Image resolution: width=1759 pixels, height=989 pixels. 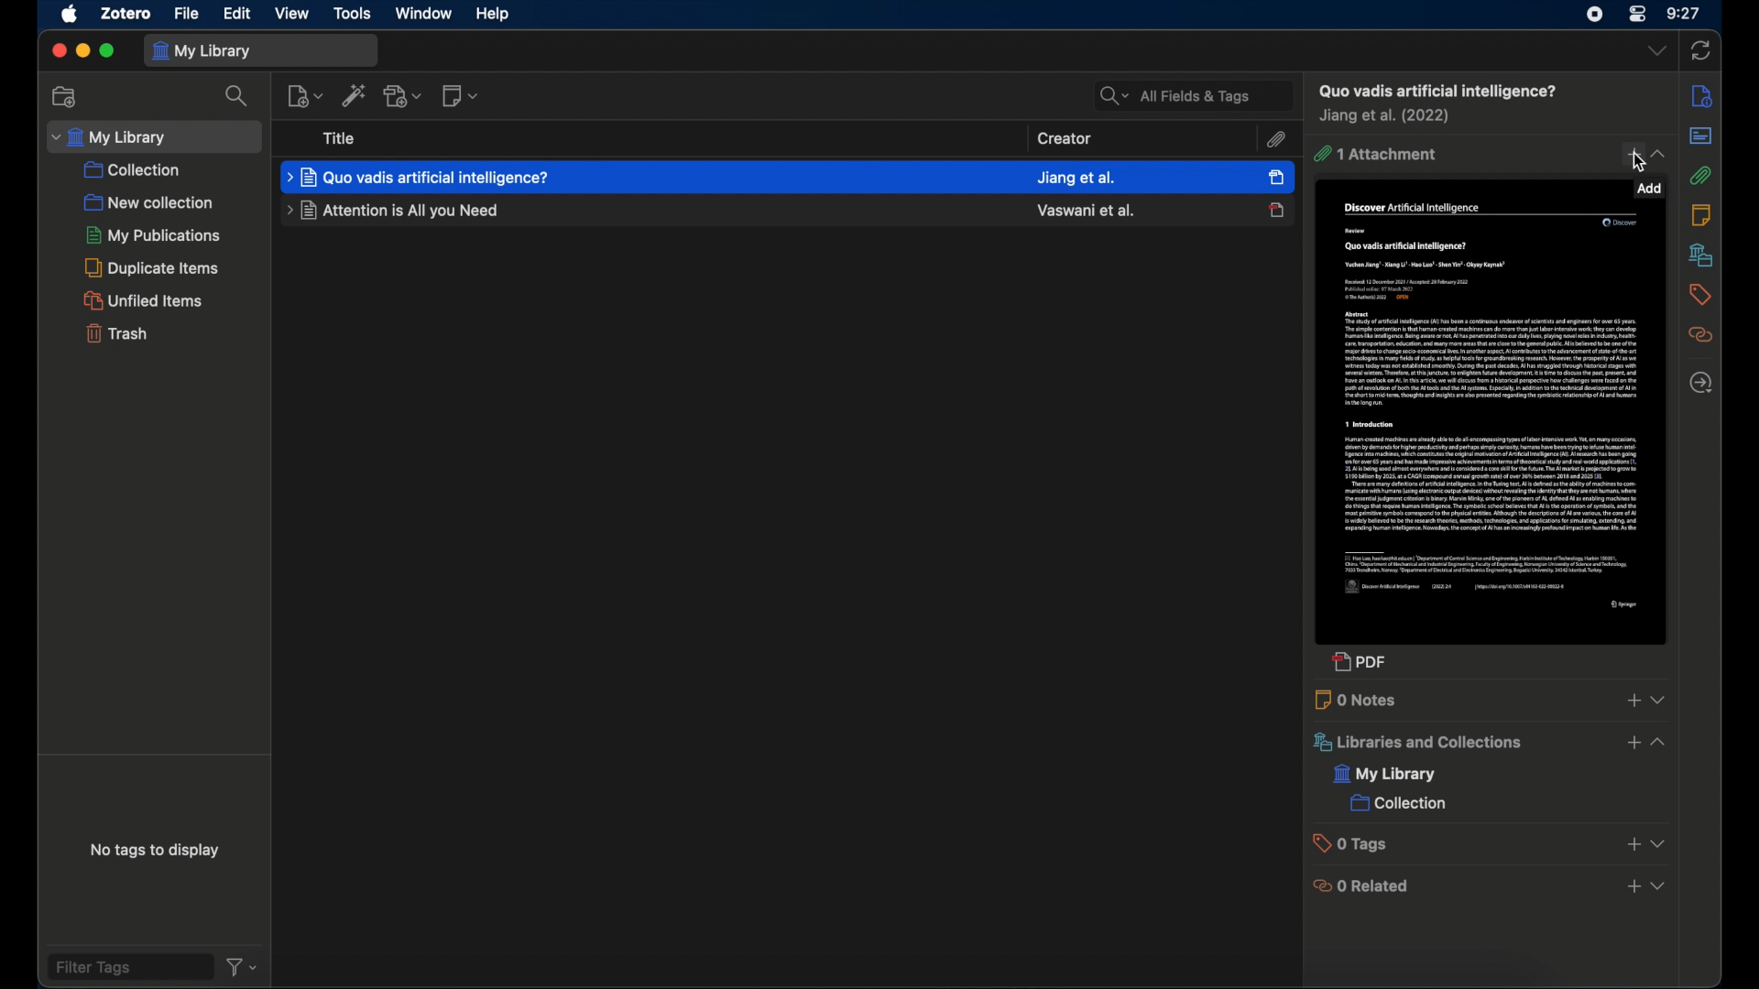 I want to click on add, so click(x=1632, y=845).